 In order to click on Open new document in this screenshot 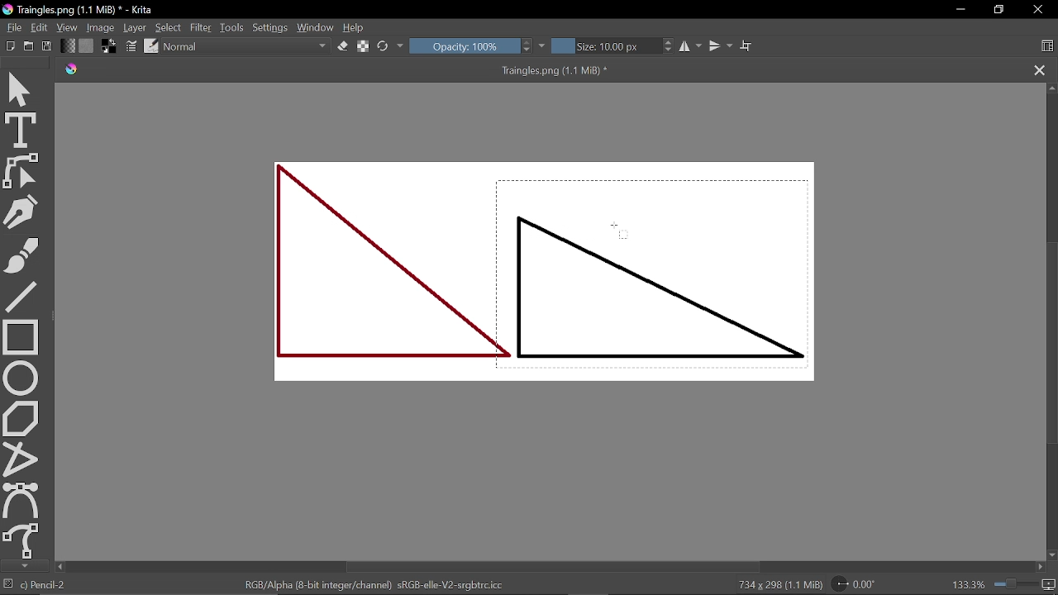, I will do `click(29, 46)`.